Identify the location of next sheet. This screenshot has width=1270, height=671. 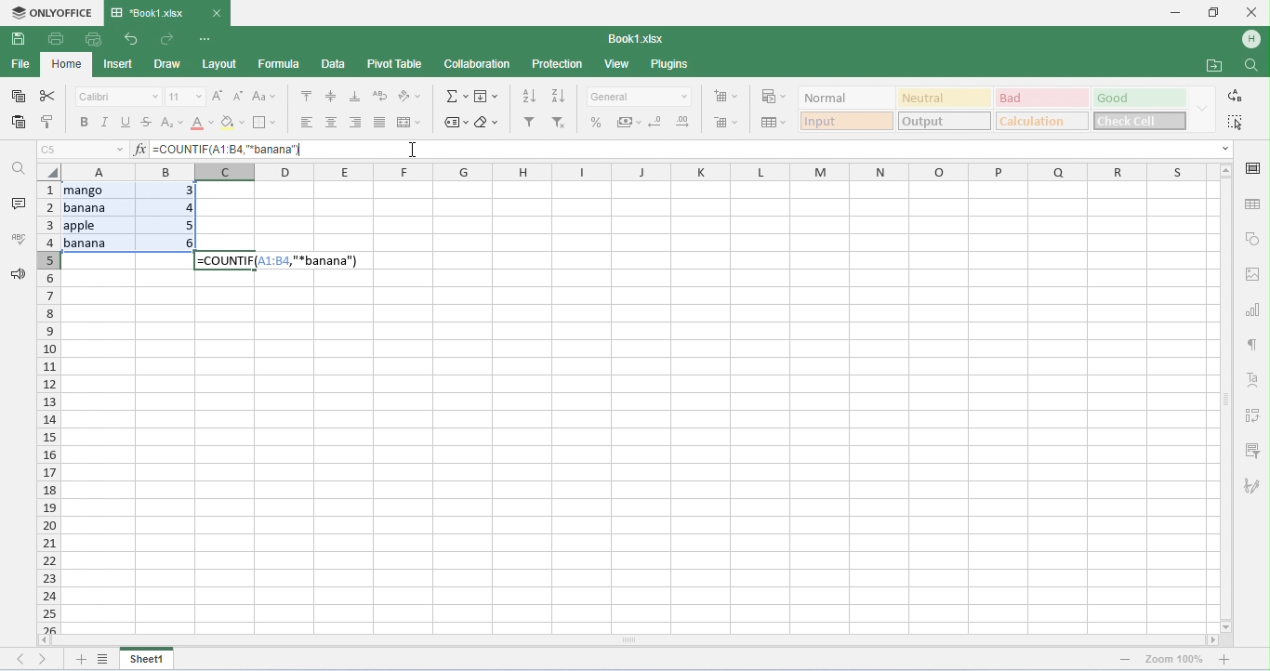
(45, 659).